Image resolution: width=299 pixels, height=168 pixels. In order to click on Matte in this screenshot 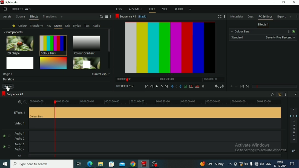, I will do `click(58, 26)`.